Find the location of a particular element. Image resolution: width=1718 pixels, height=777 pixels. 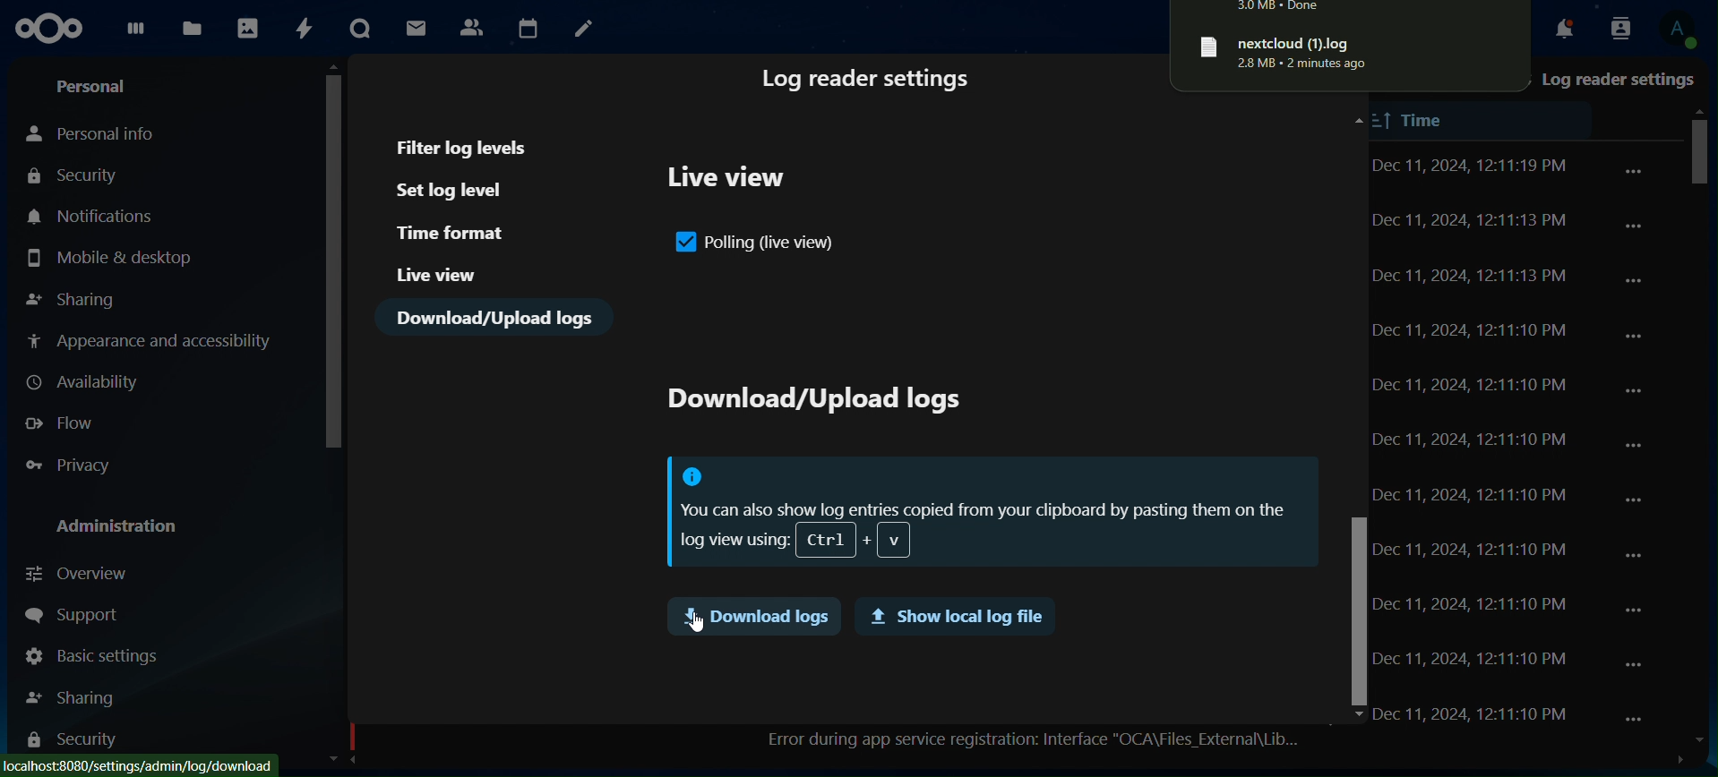

downloaded nextcloud.log is located at coordinates (1349, 50).